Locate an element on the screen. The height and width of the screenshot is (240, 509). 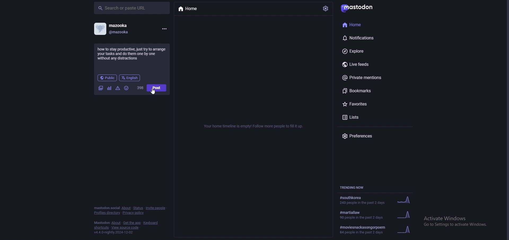
about is located at coordinates (126, 208).